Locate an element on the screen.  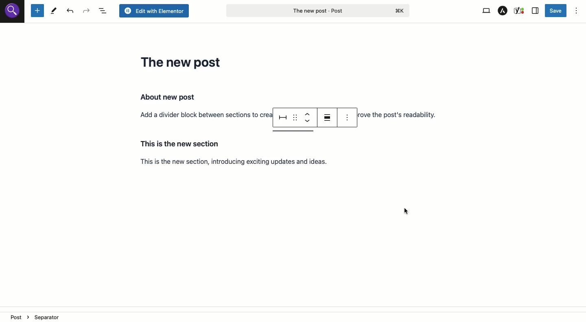
Section 1 is located at coordinates (205, 105).